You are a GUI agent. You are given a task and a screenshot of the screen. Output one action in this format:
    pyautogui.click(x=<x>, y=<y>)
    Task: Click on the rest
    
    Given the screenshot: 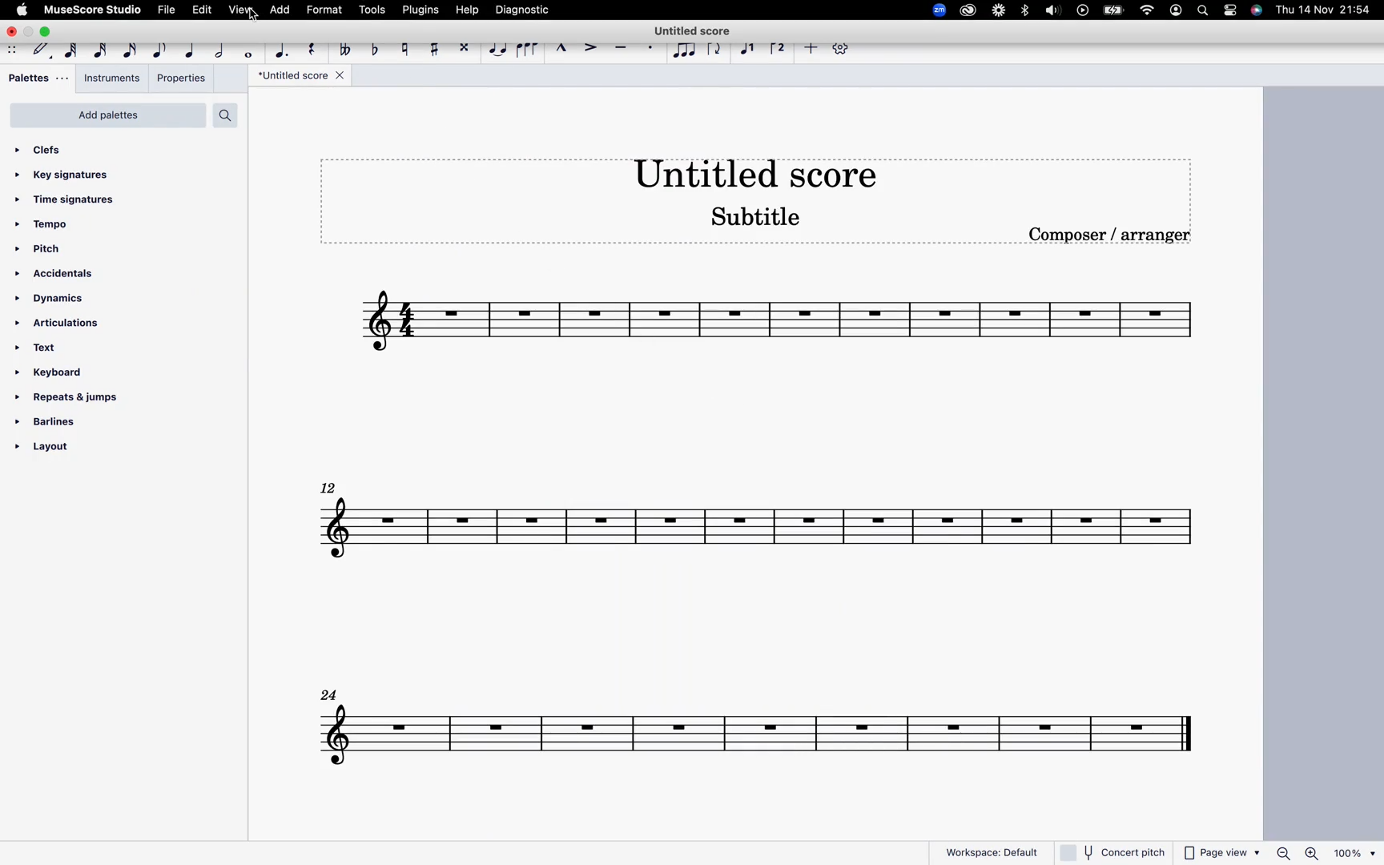 What is the action you would take?
    pyautogui.click(x=310, y=48)
    